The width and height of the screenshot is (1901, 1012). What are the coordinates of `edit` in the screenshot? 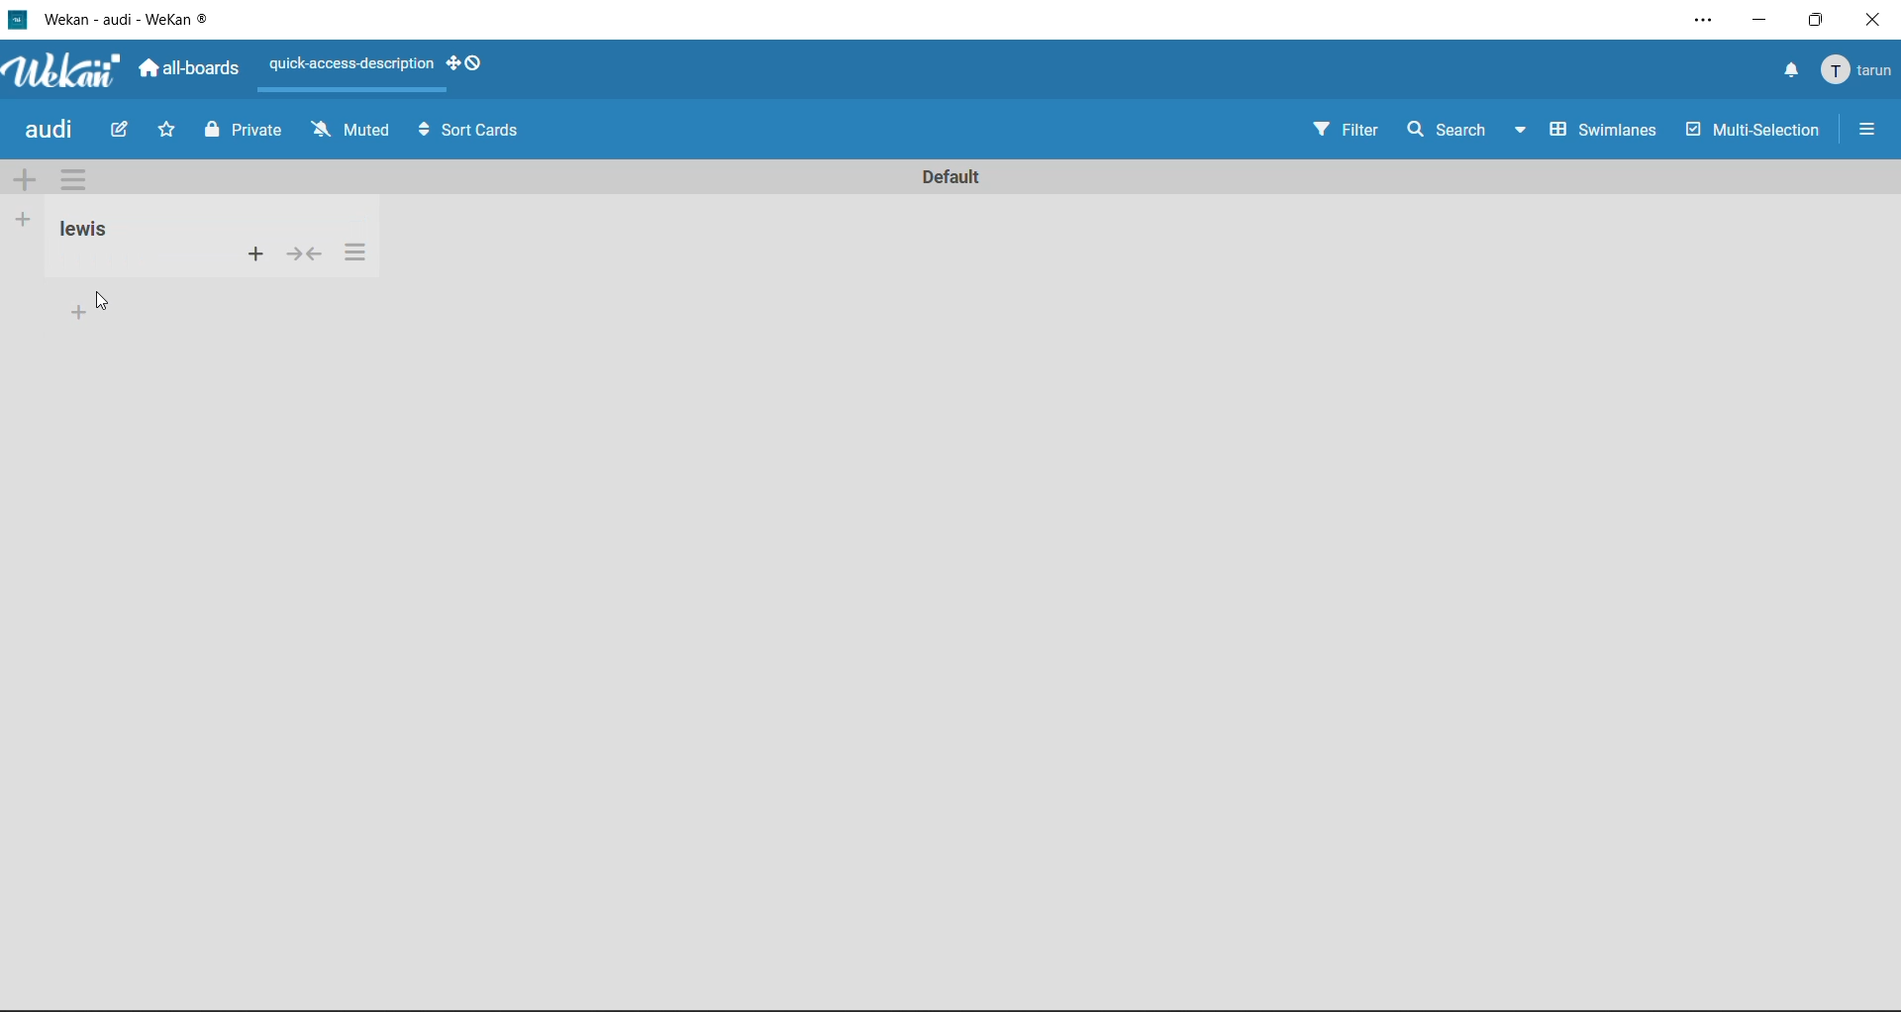 It's located at (123, 133).